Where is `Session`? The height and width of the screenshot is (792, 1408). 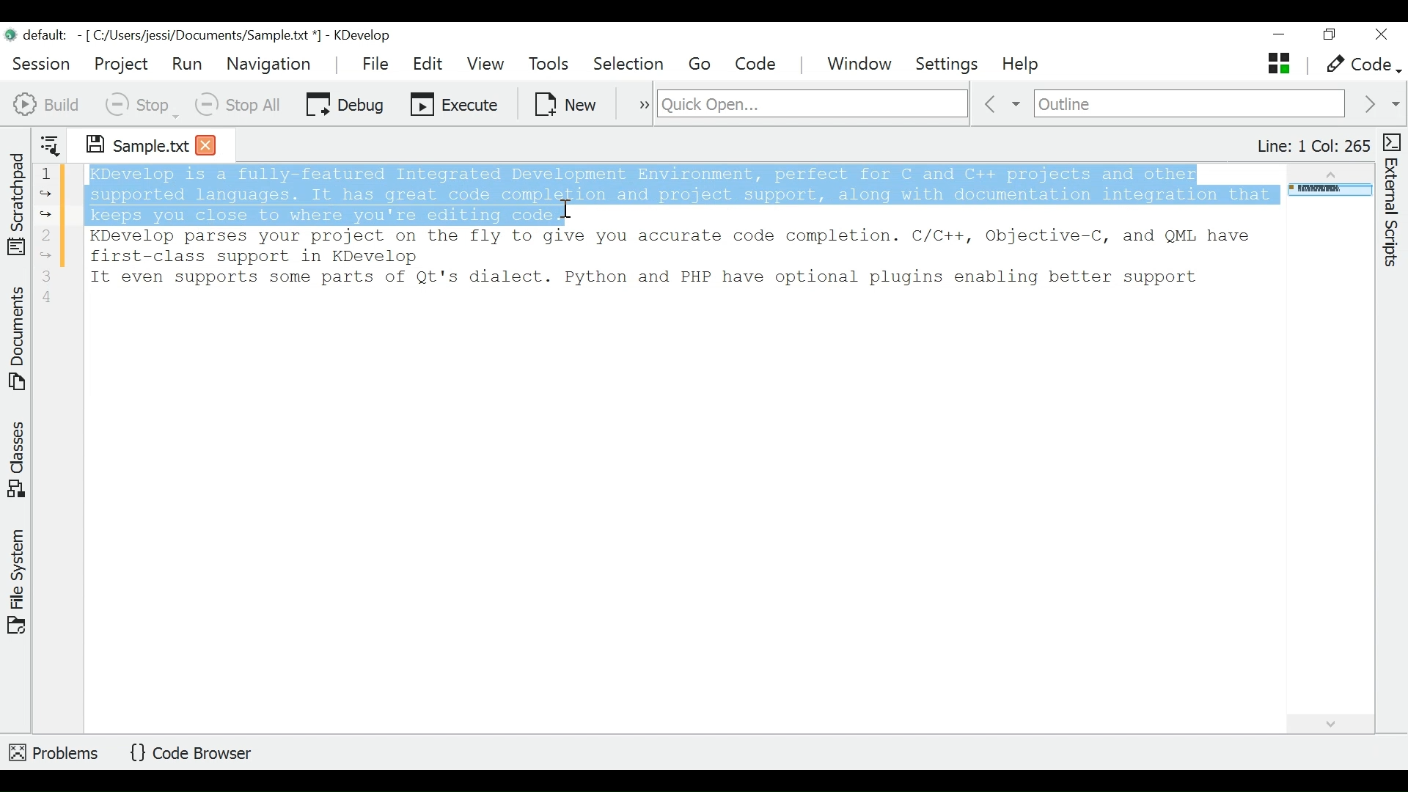
Session is located at coordinates (42, 62).